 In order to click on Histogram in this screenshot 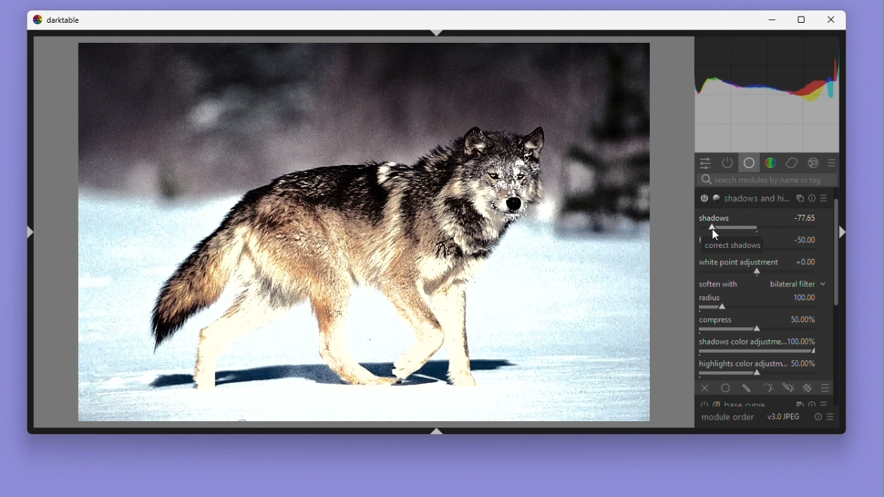, I will do `click(769, 95)`.